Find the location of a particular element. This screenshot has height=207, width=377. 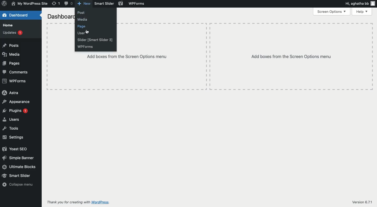

Smart slider is located at coordinates (104, 3).